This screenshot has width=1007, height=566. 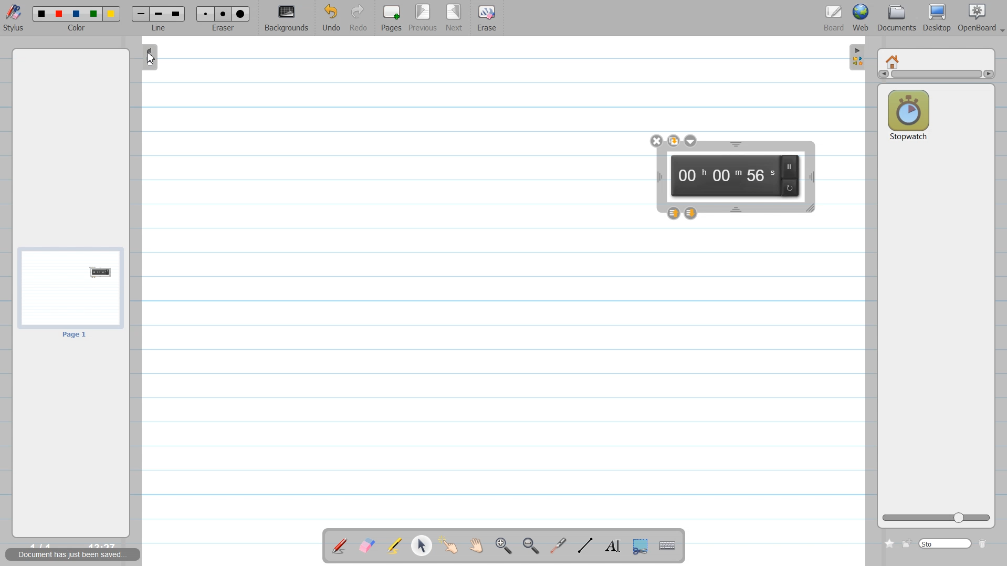 I want to click on 00, so click(x=690, y=176).